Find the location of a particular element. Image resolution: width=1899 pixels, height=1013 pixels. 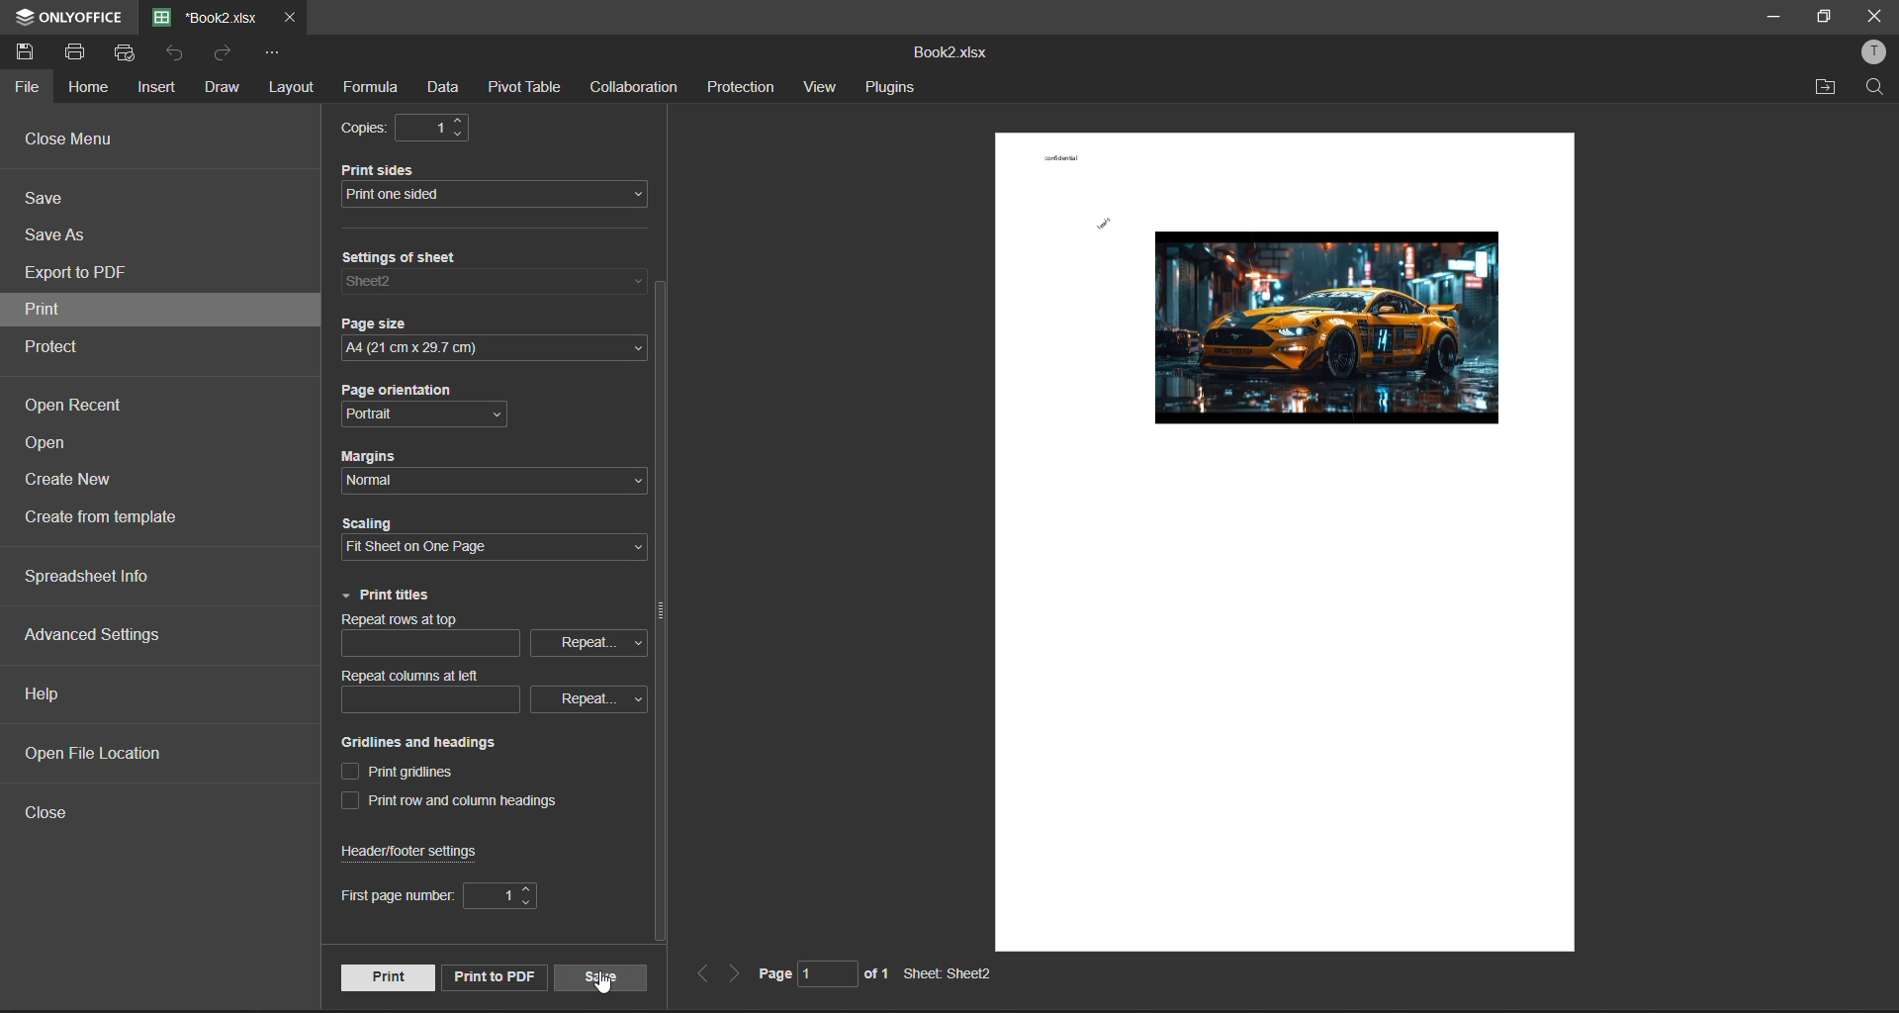

data is located at coordinates (443, 90).